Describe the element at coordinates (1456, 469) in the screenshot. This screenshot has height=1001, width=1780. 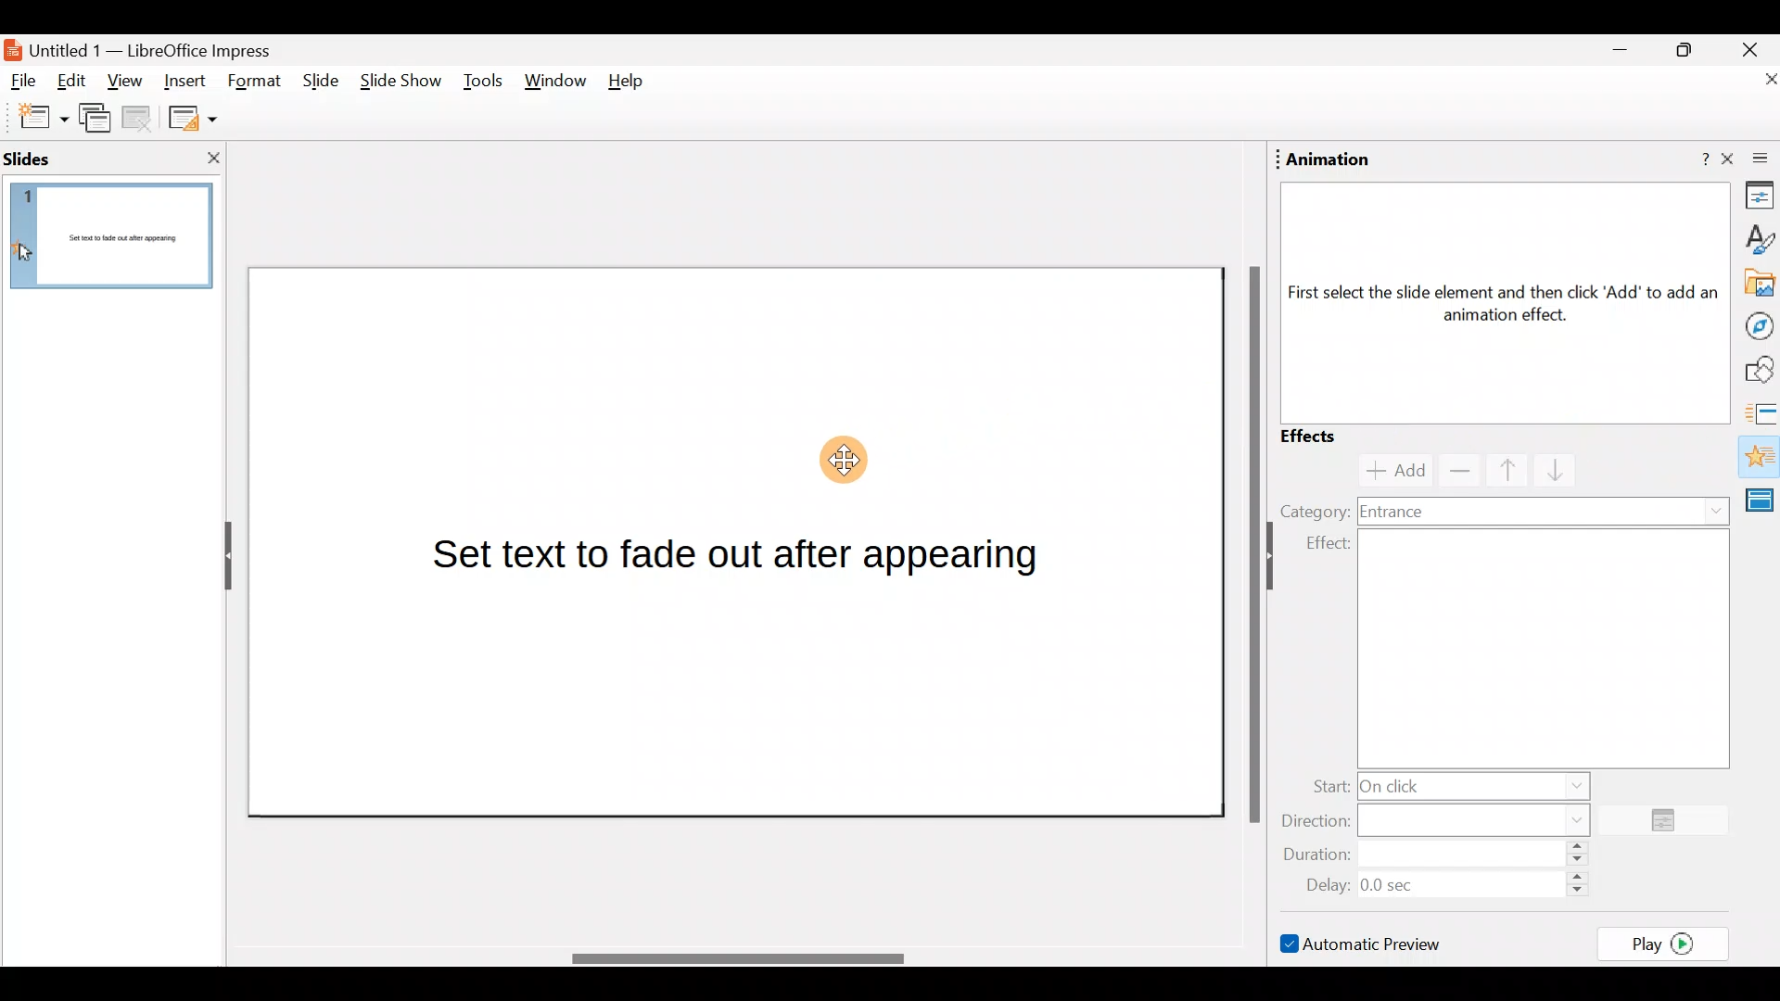
I see `Remove effect` at that location.